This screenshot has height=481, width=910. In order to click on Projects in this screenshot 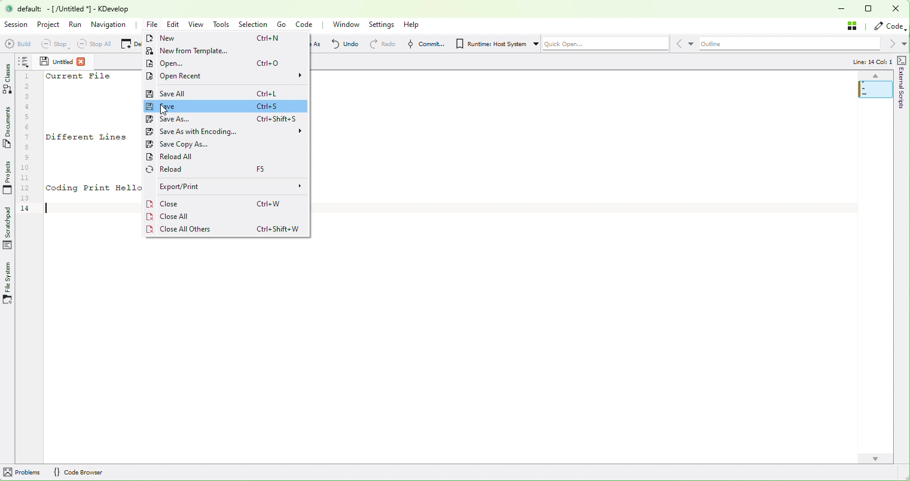, I will do `click(7, 178)`.